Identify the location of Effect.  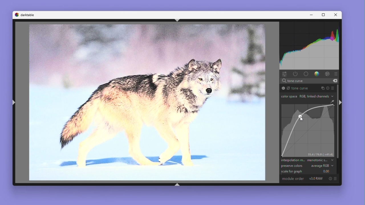
(327, 74).